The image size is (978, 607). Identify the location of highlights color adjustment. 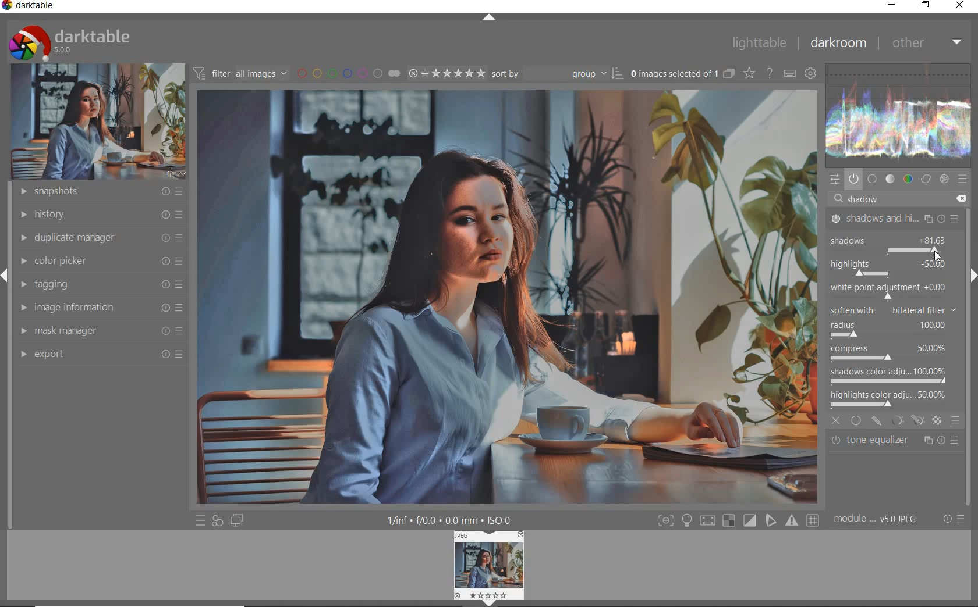
(891, 397).